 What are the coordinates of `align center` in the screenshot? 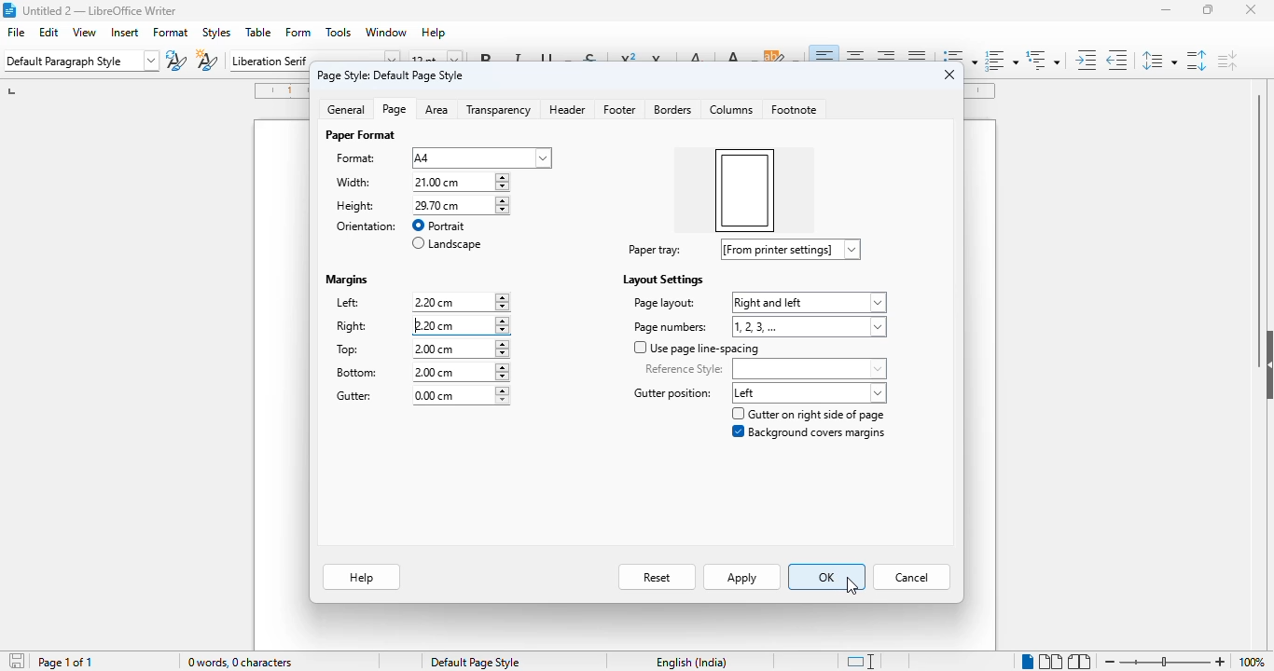 It's located at (856, 55).